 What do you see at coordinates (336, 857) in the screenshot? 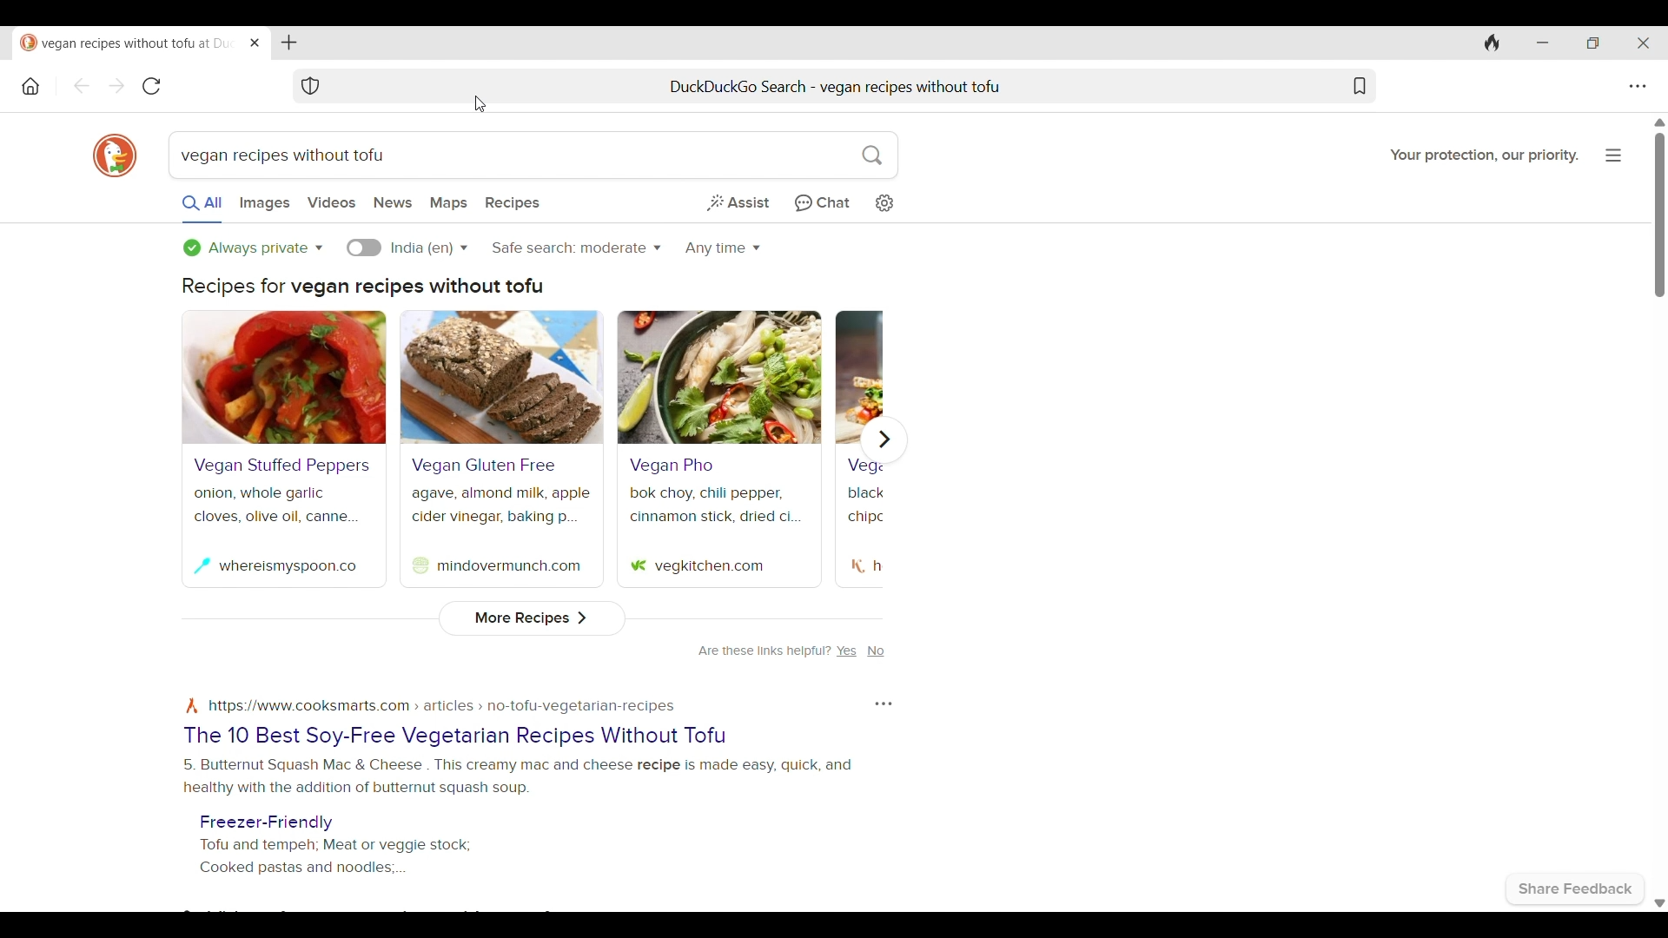
I see `Tofu and tempeh; Meat or veggie stock; Cooked pastas and noodles...` at bounding box center [336, 857].